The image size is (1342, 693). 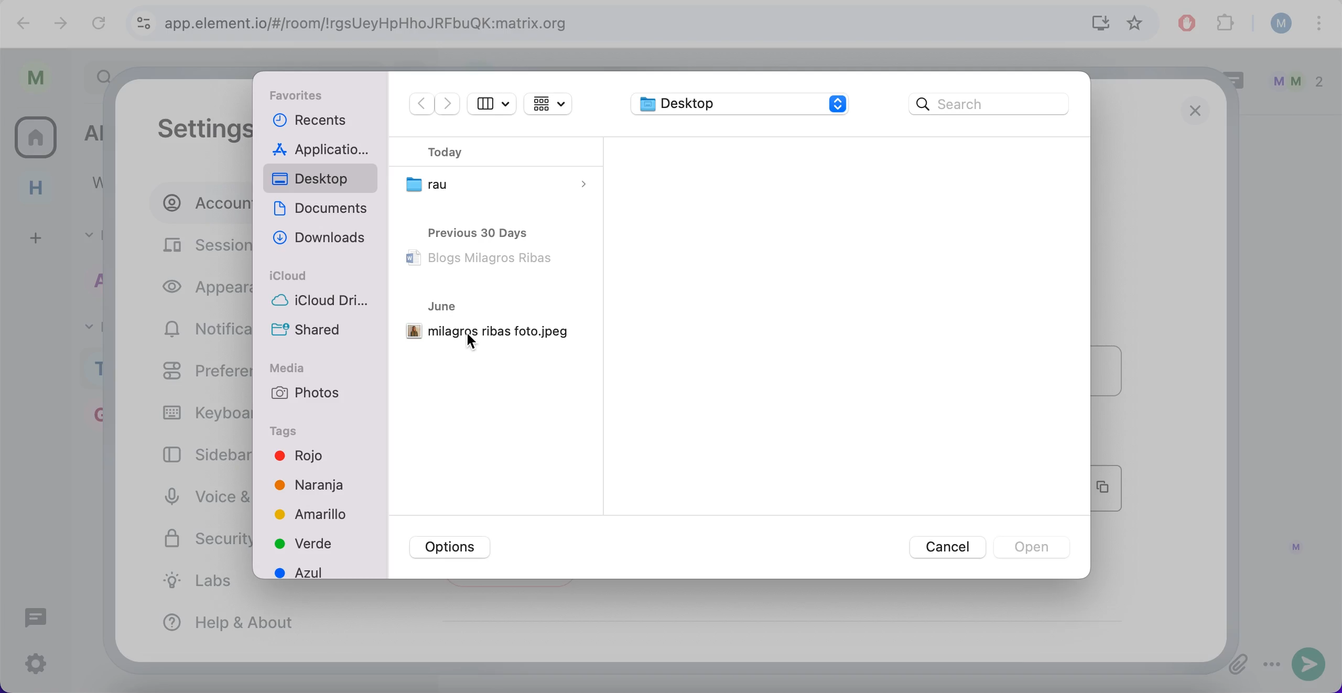 I want to click on user, so click(x=1278, y=26).